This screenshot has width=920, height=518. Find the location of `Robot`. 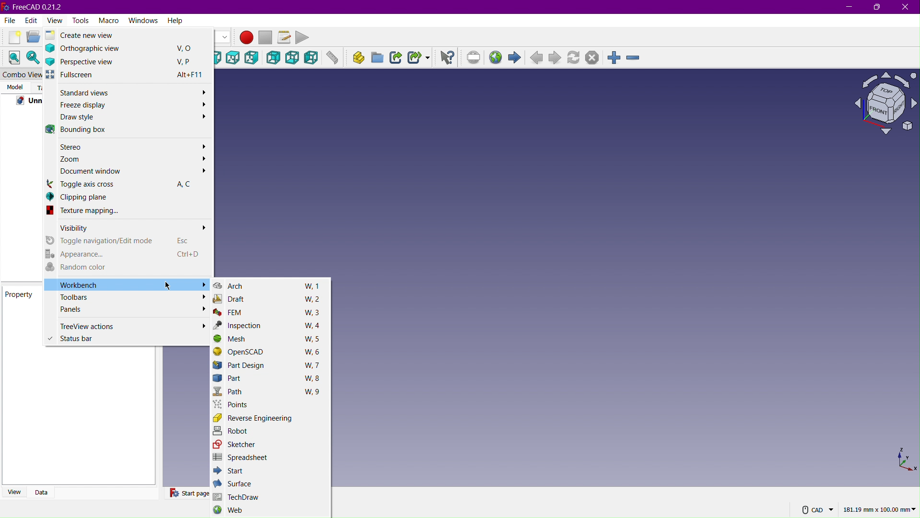

Robot is located at coordinates (232, 433).